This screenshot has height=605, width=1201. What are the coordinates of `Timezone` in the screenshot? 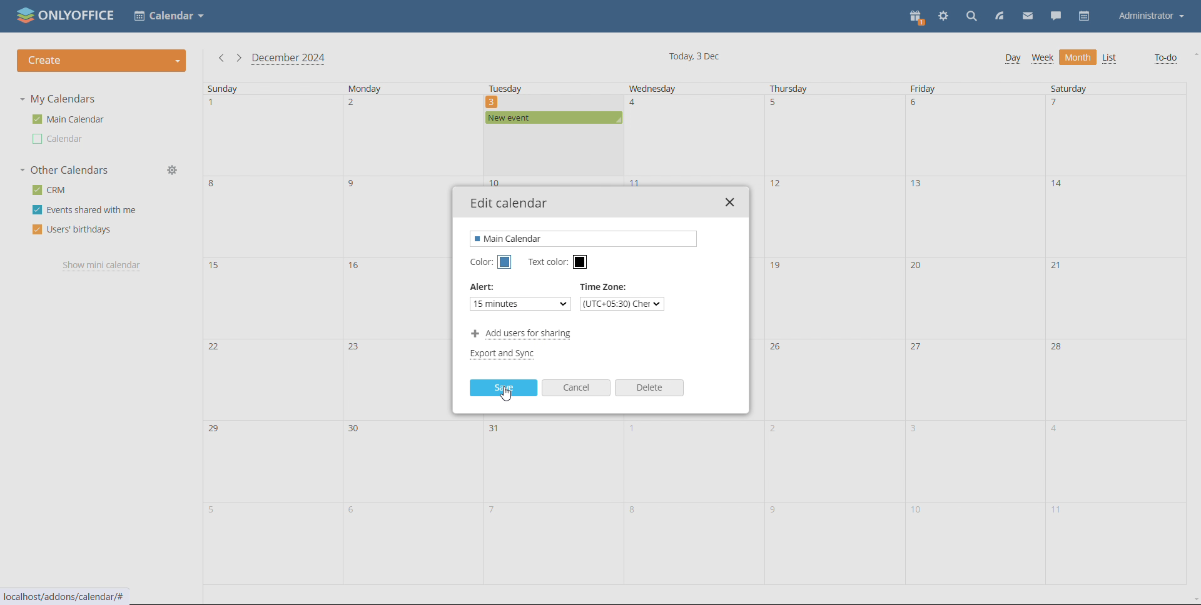 It's located at (605, 287).